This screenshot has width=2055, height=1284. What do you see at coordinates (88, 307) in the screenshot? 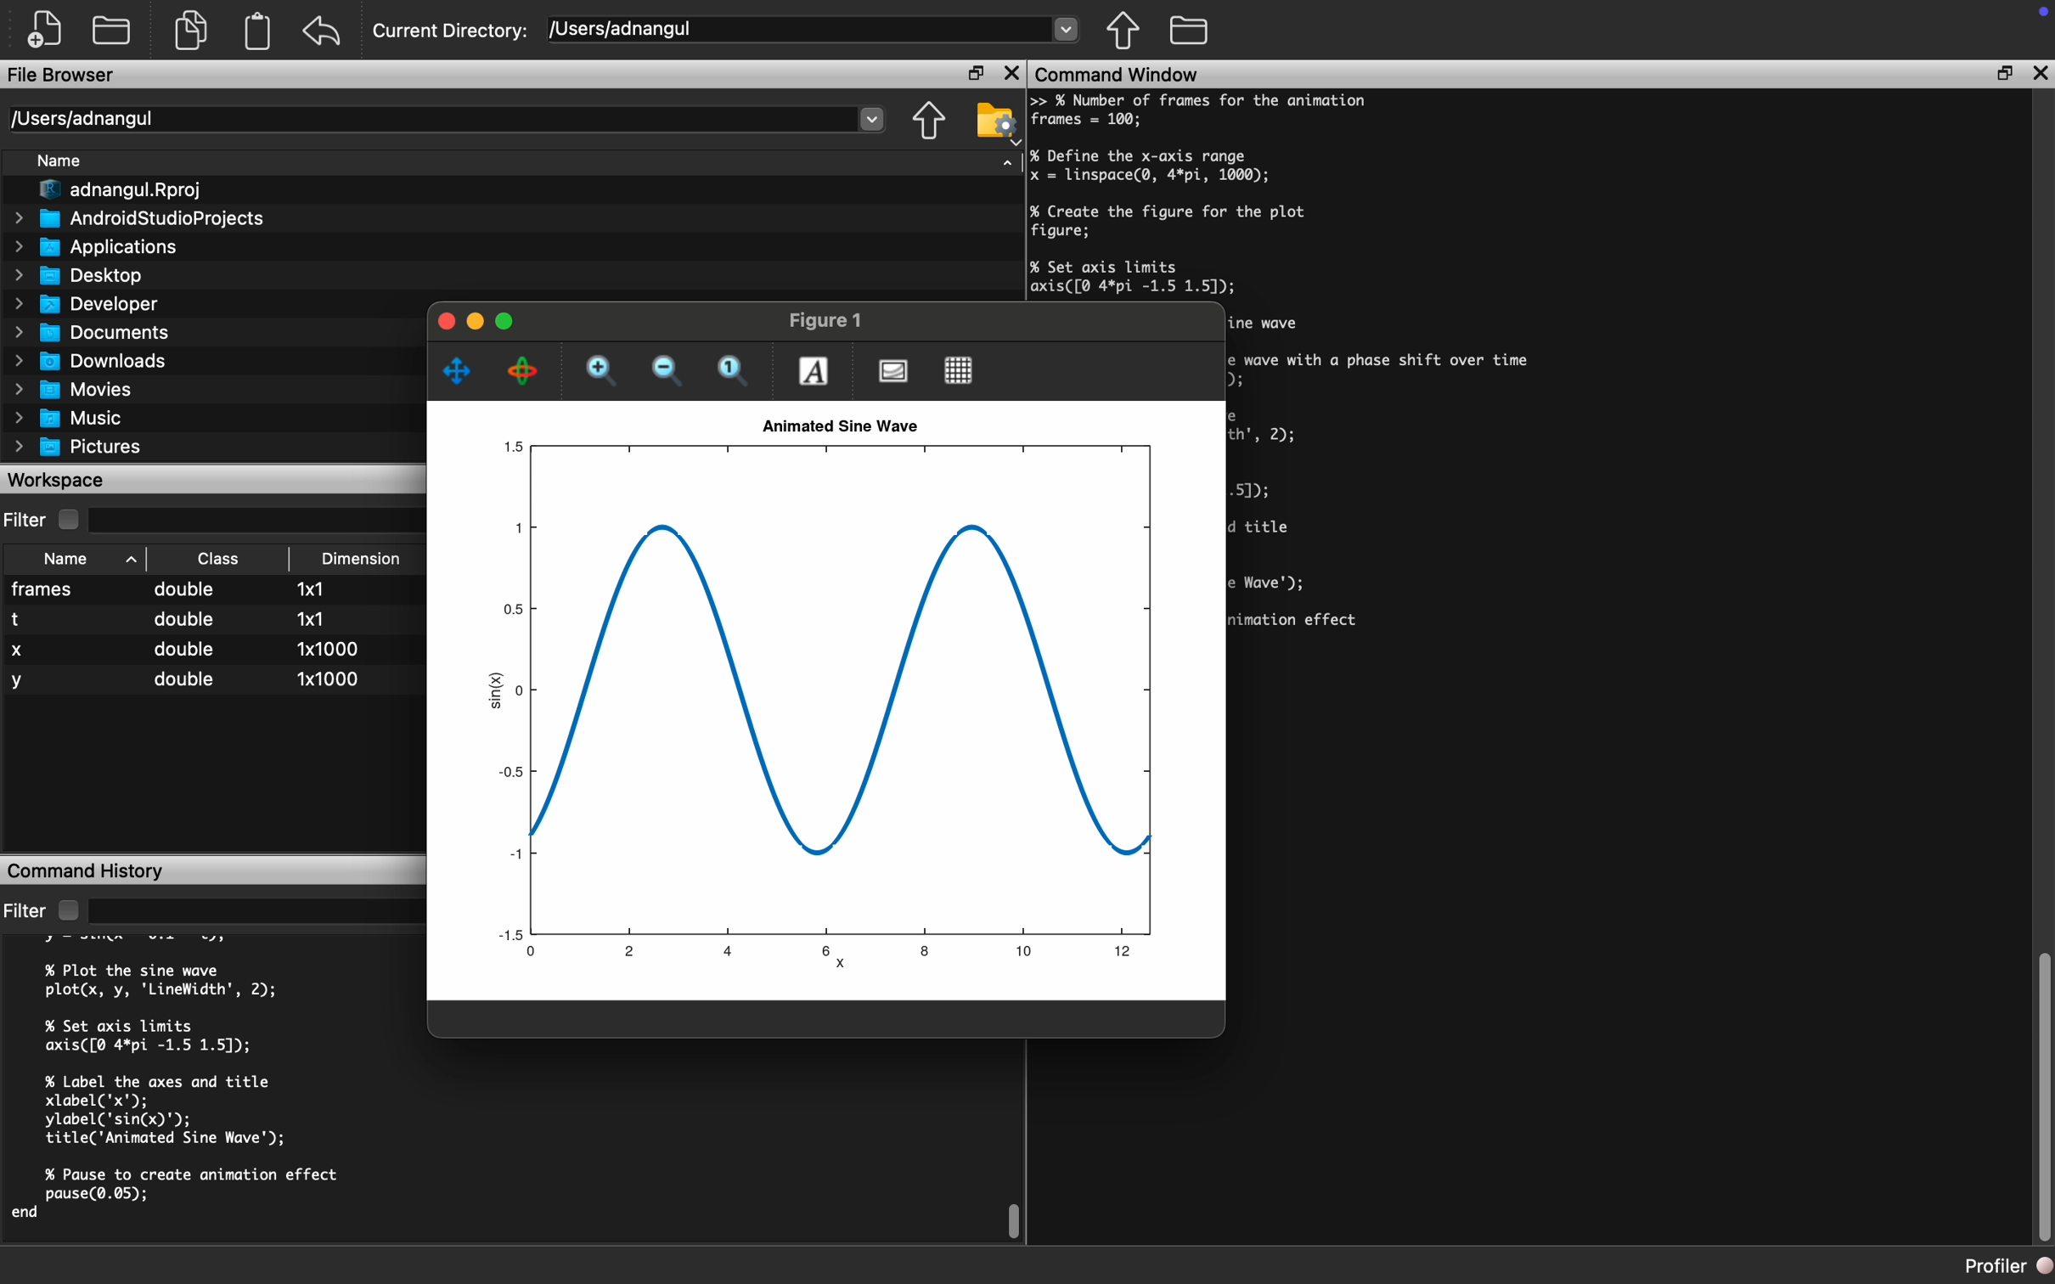
I see `Developer` at bounding box center [88, 307].